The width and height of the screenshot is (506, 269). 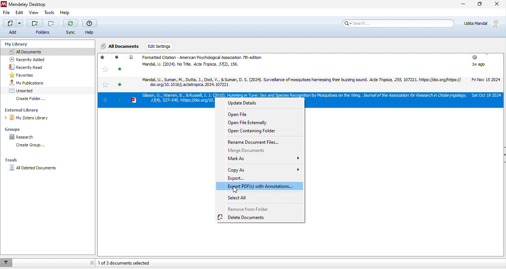 I want to click on rename document files, so click(x=254, y=143).